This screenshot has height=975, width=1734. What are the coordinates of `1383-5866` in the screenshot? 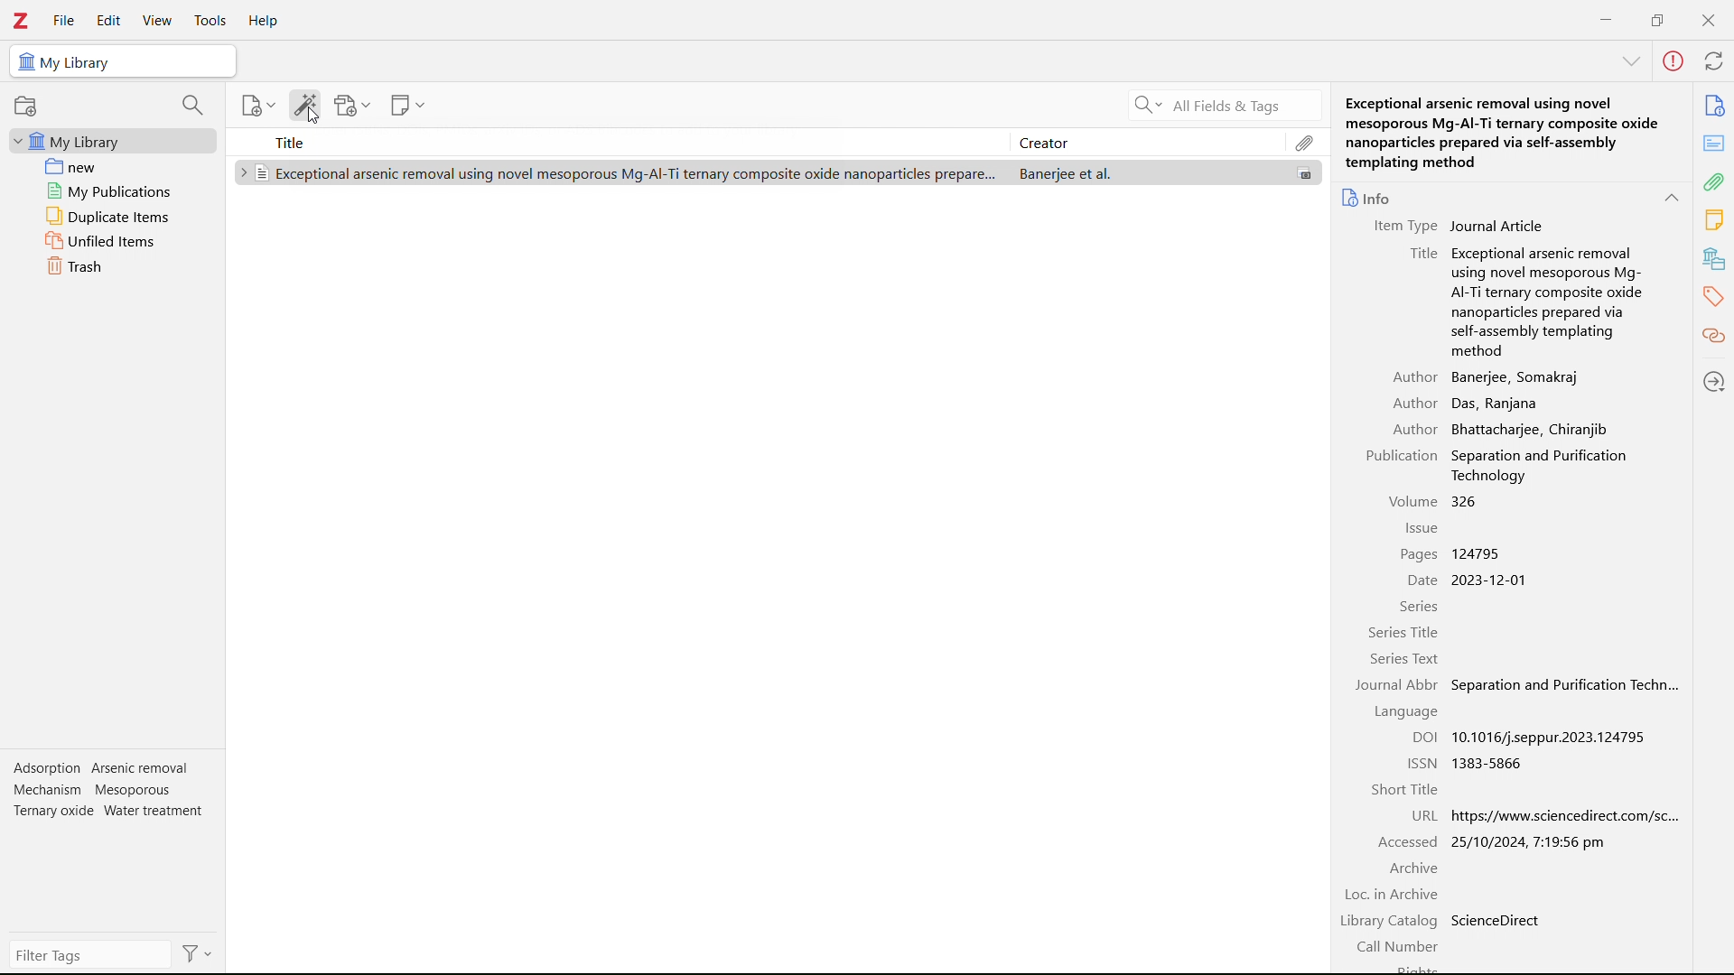 It's located at (1490, 763).